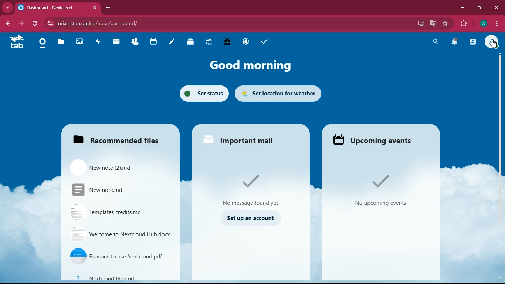 This screenshot has height=284, width=505. Describe the element at coordinates (35, 23) in the screenshot. I see `refresh` at that location.